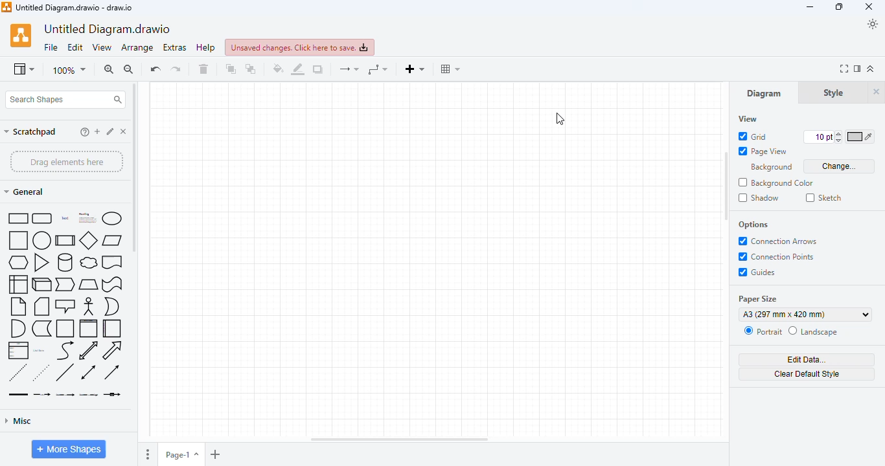 This screenshot has height=466, width=885. I want to click on help, so click(85, 132).